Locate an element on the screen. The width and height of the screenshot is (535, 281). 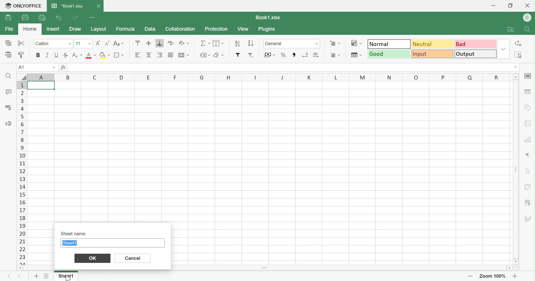
Output is located at coordinates (476, 54).